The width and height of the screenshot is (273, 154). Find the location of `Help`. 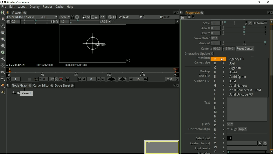

Help is located at coordinates (70, 7).